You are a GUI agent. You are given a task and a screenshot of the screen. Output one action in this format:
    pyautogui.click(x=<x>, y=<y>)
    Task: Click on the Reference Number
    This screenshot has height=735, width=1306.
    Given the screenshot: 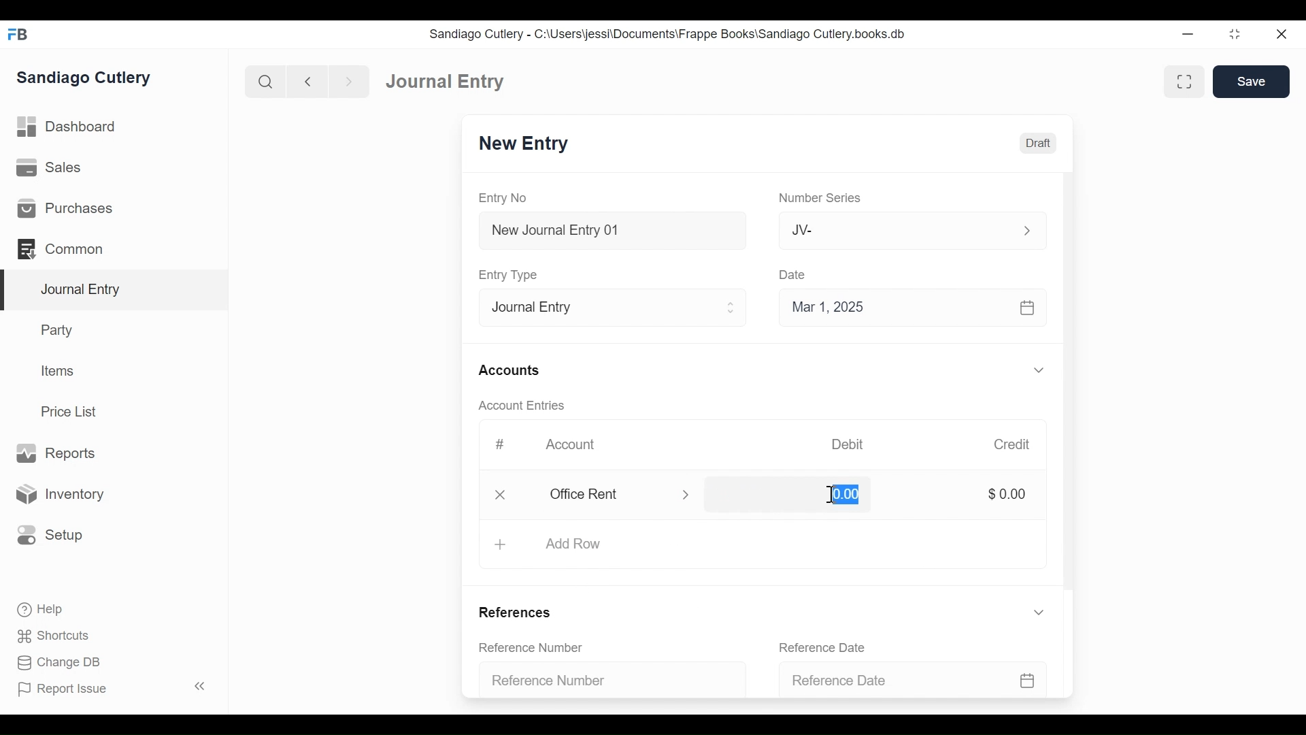 What is the action you would take?
    pyautogui.click(x=533, y=646)
    